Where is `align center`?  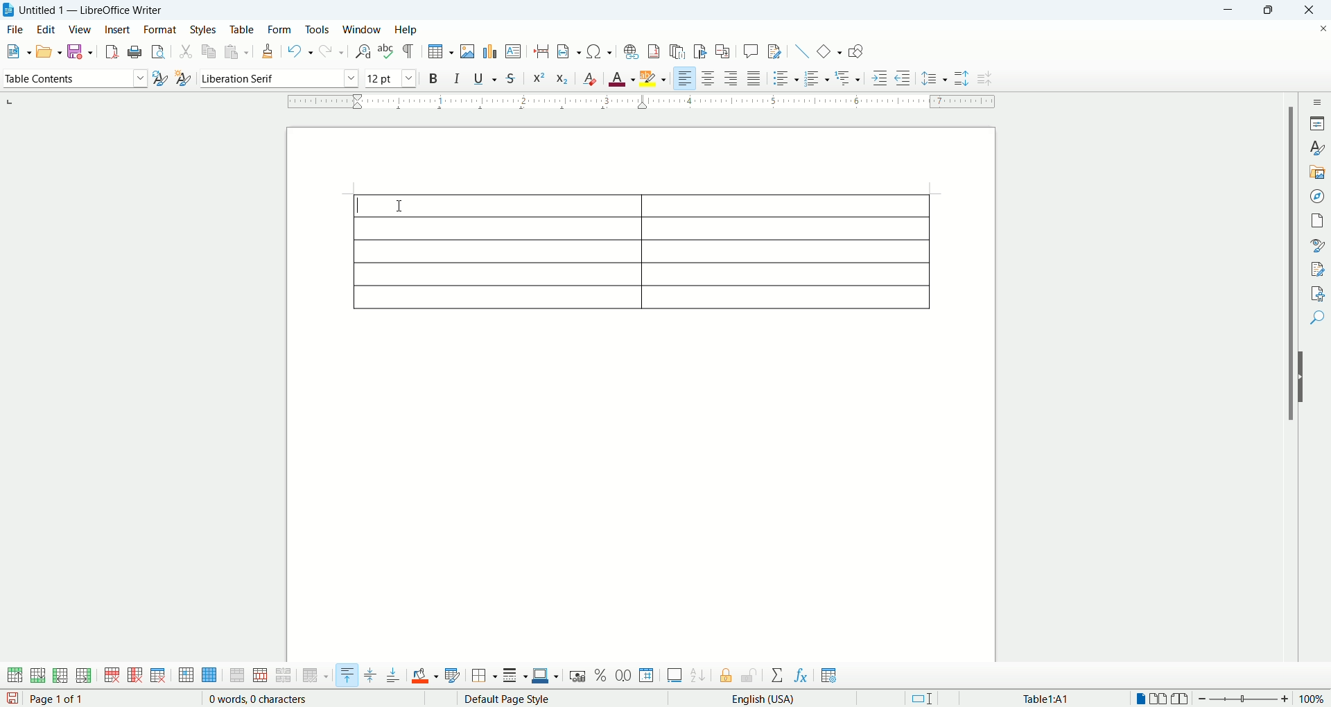 align center is located at coordinates (708, 78).